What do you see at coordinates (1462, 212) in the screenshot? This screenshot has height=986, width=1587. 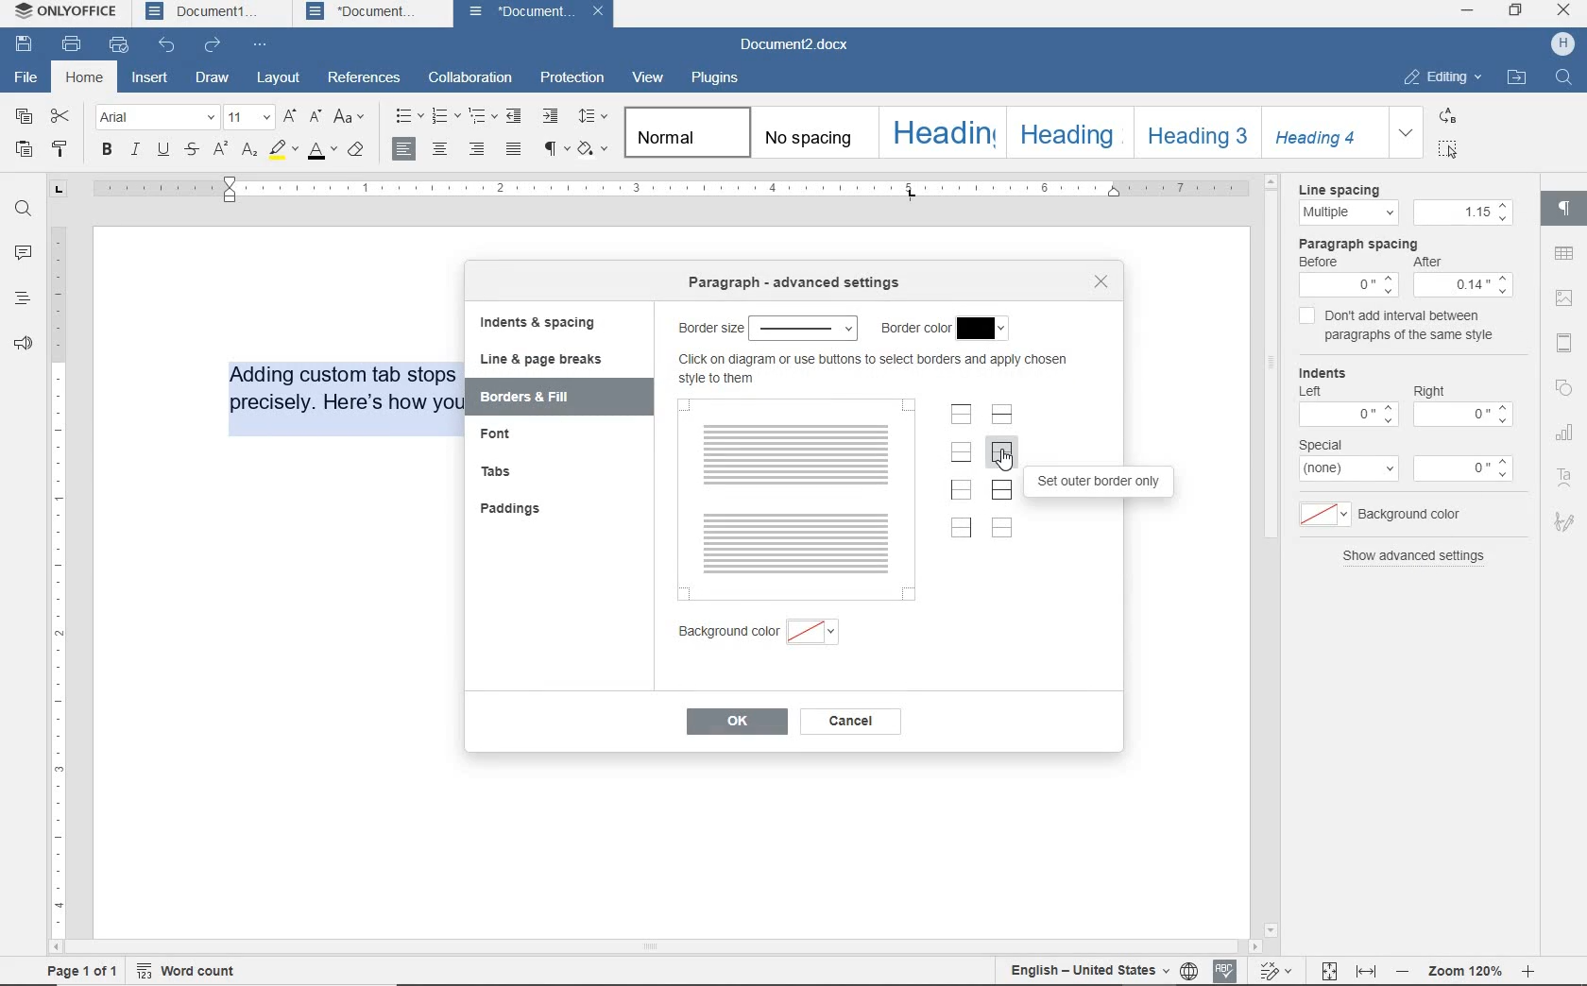 I see `menu` at bounding box center [1462, 212].